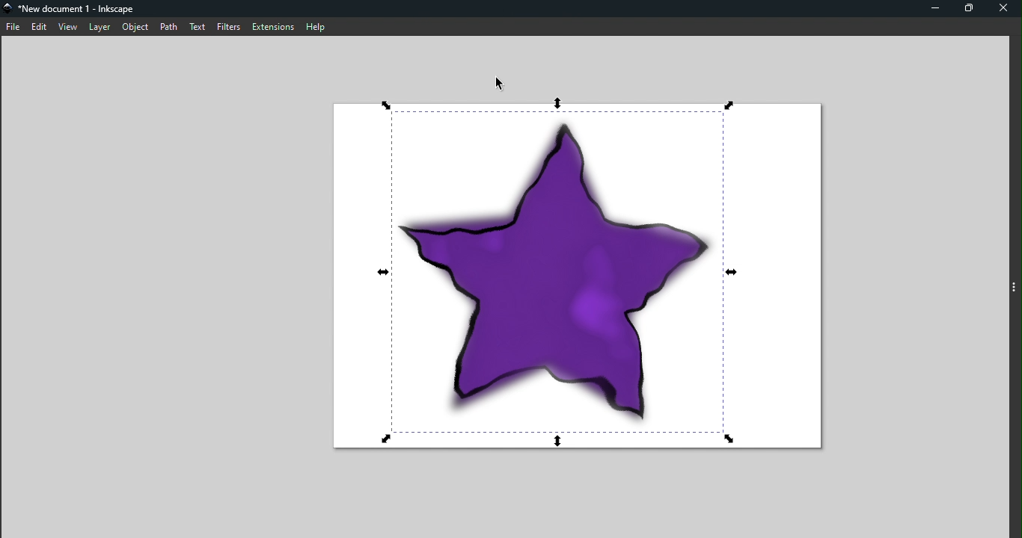 This screenshot has width=1022, height=538. I want to click on Close, so click(1003, 8).